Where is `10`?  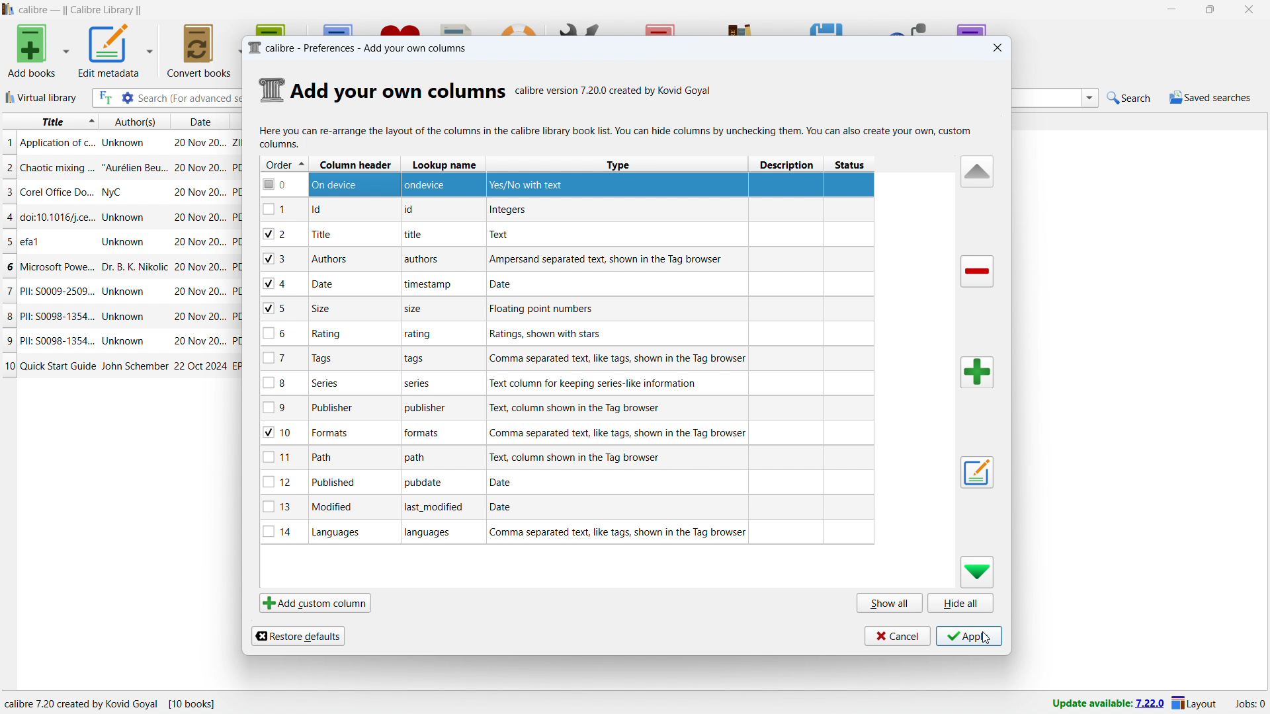 10 is located at coordinates (282, 432).